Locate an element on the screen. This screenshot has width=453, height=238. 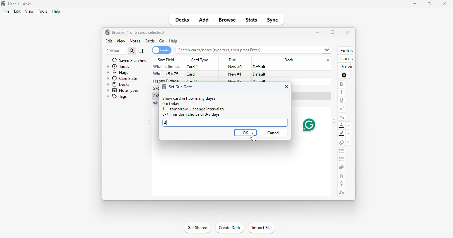
change color is located at coordinates (349, 125).